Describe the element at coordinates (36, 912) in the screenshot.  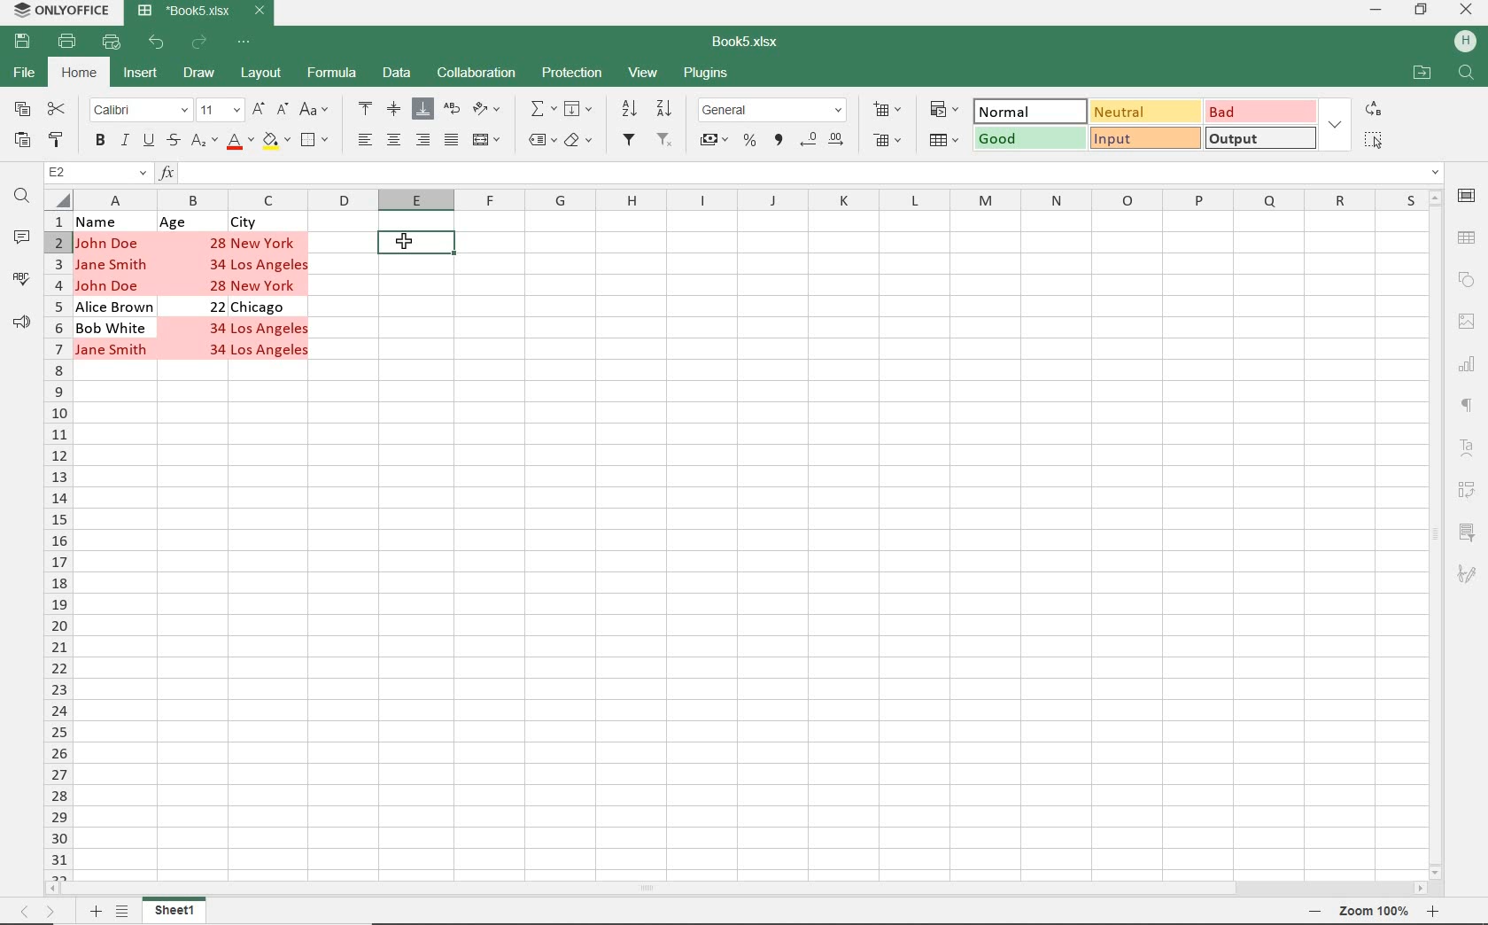
I see `MOVE SHEETS` at that location.